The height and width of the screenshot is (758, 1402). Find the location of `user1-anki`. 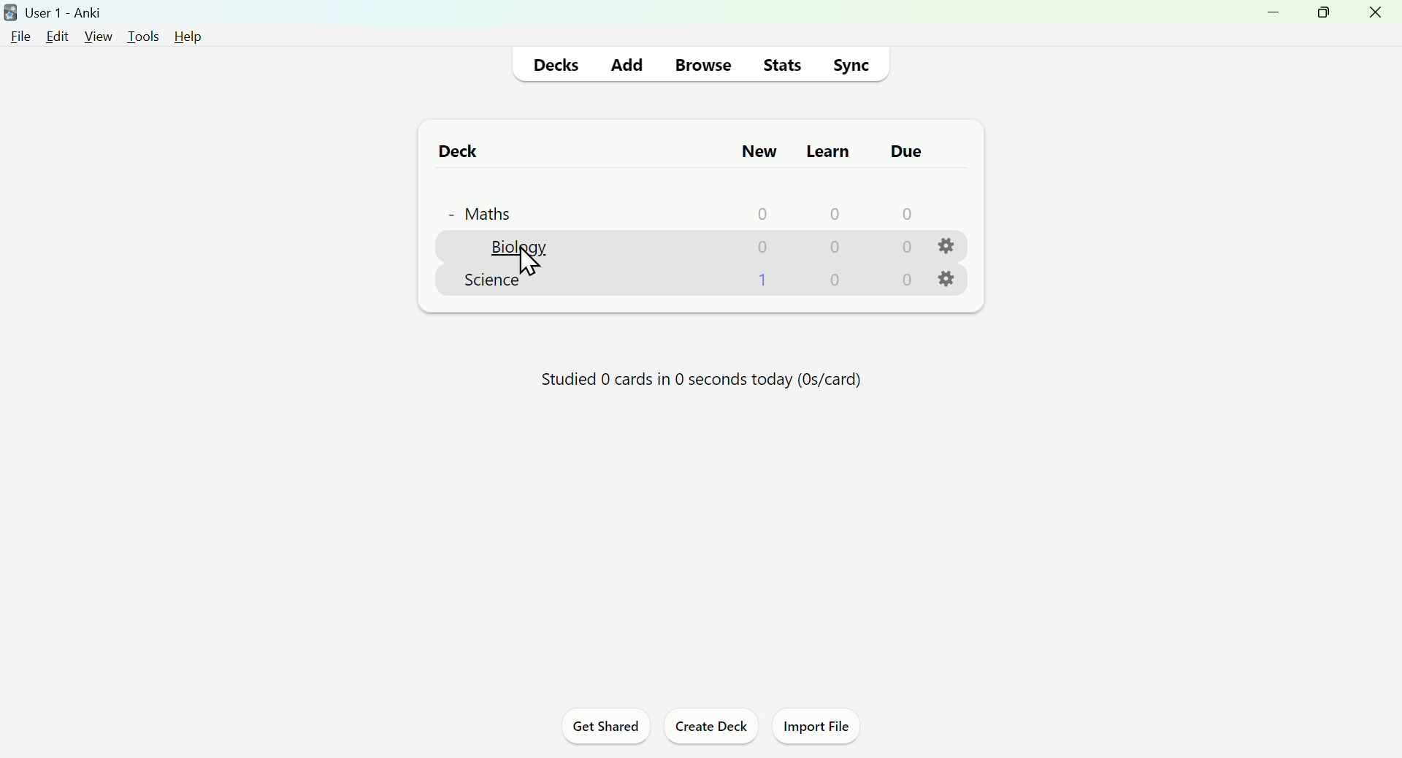

user1-anki is located at coordinates (54, 12).